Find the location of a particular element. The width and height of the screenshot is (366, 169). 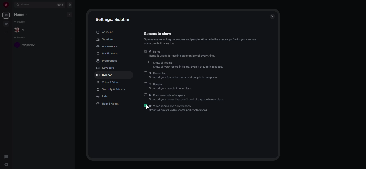

search is located at coordinates (27, 5).